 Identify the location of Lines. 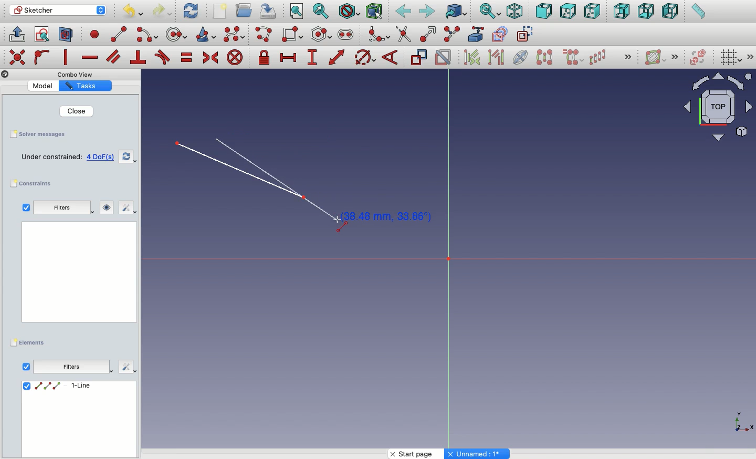
(243, 172).